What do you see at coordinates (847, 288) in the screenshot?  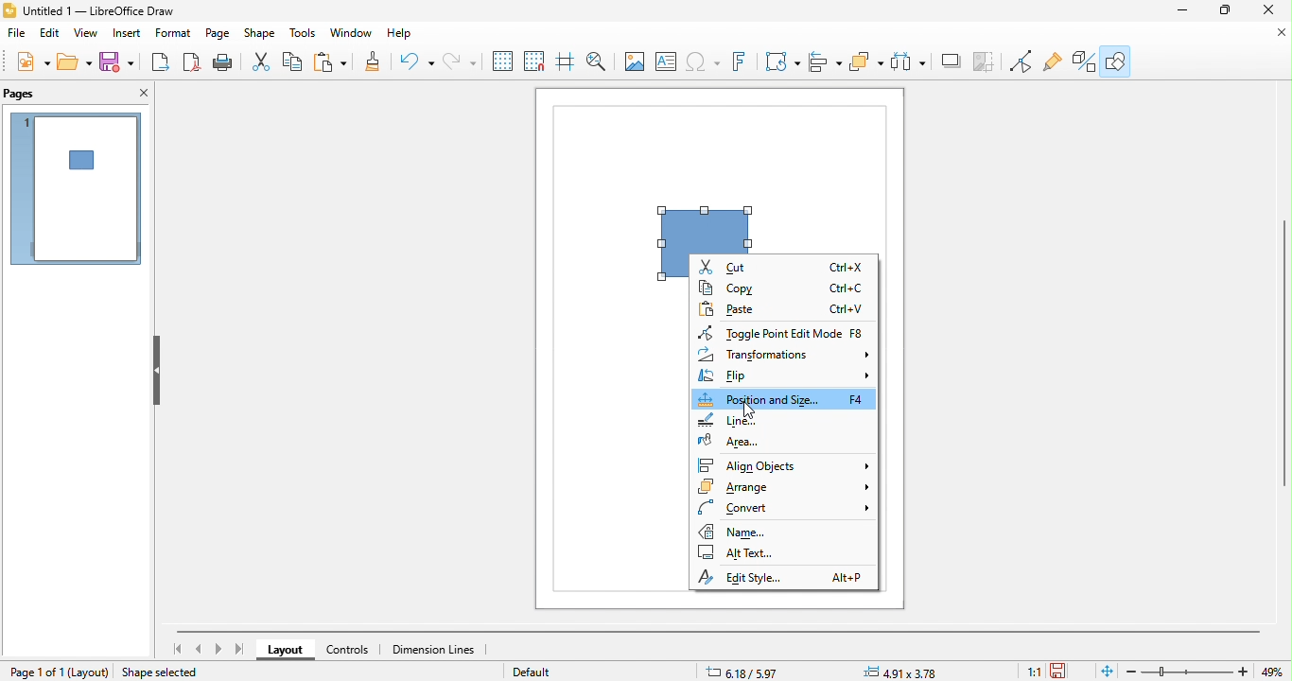 I see `Shortcut key` at bounding box center [847, 288].